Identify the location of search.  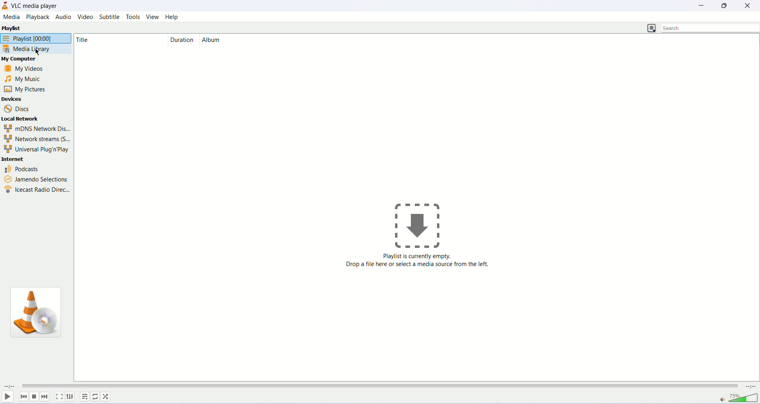
(711, 28).